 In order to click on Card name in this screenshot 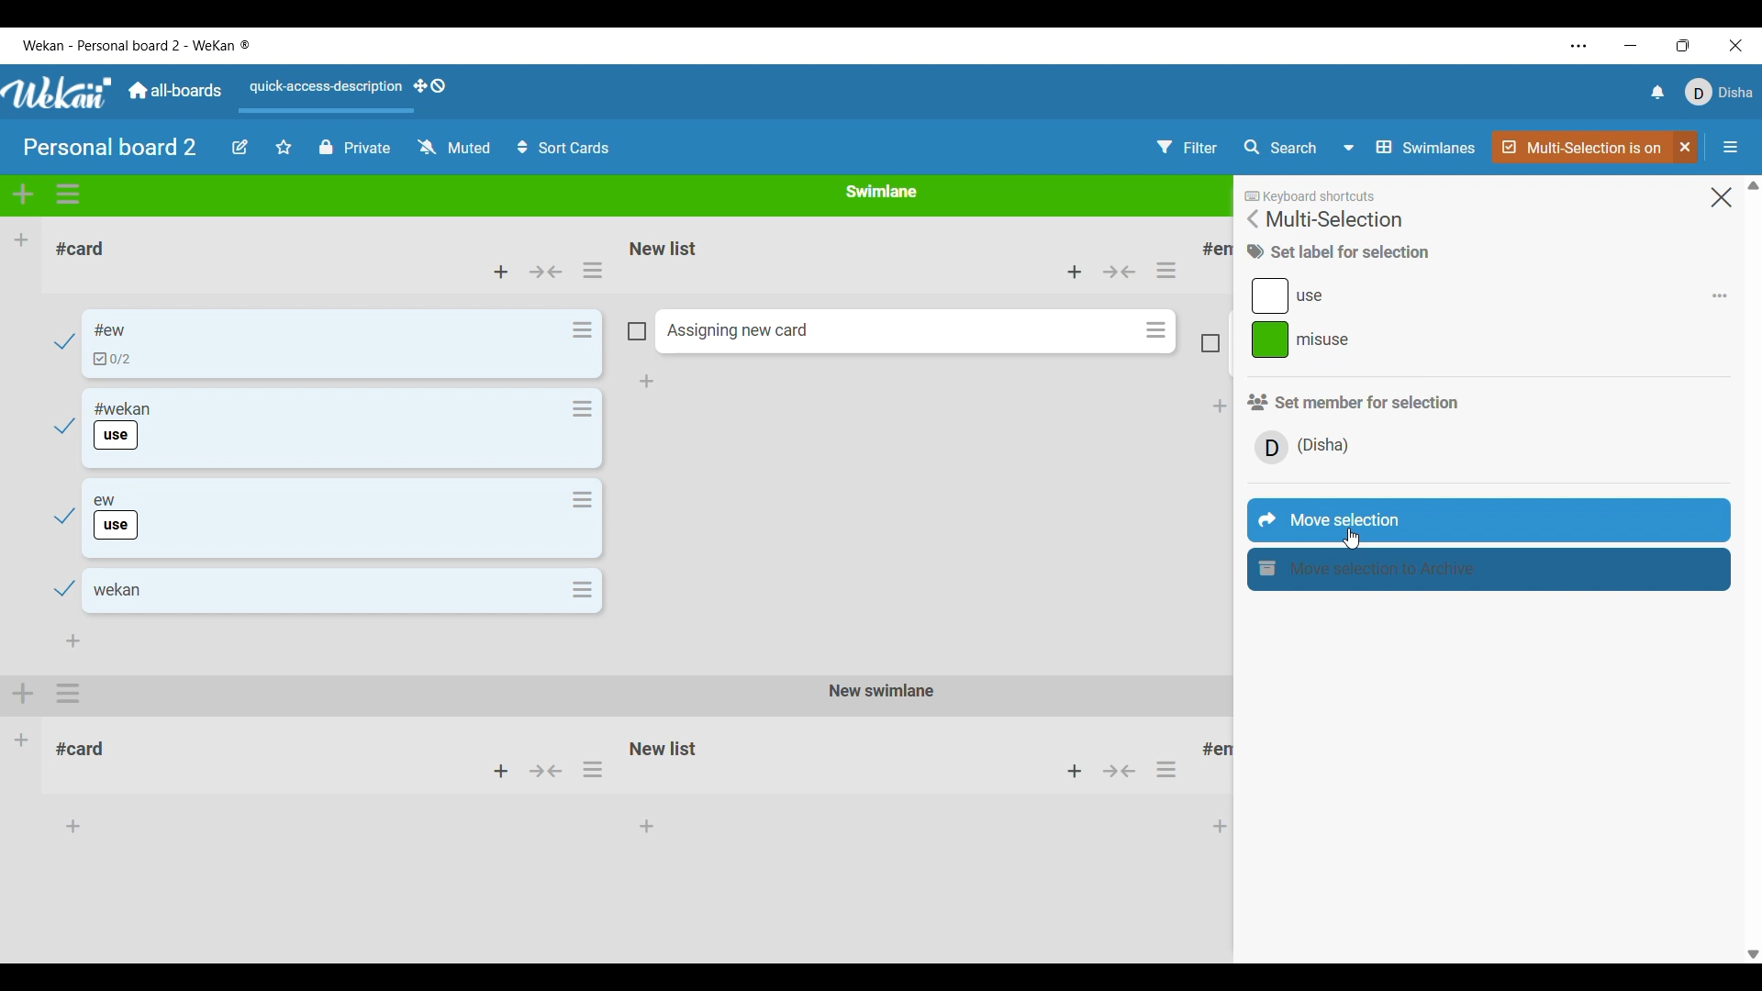, I will do `click(135, 585)`.